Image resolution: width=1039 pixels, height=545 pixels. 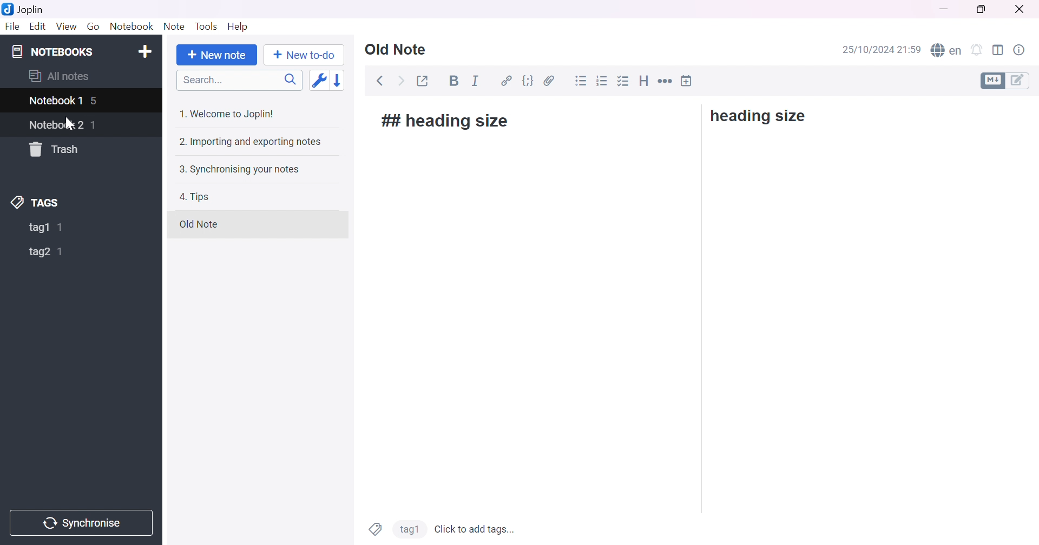 I want to click on 4. Tips, so click(x=194, y=197).